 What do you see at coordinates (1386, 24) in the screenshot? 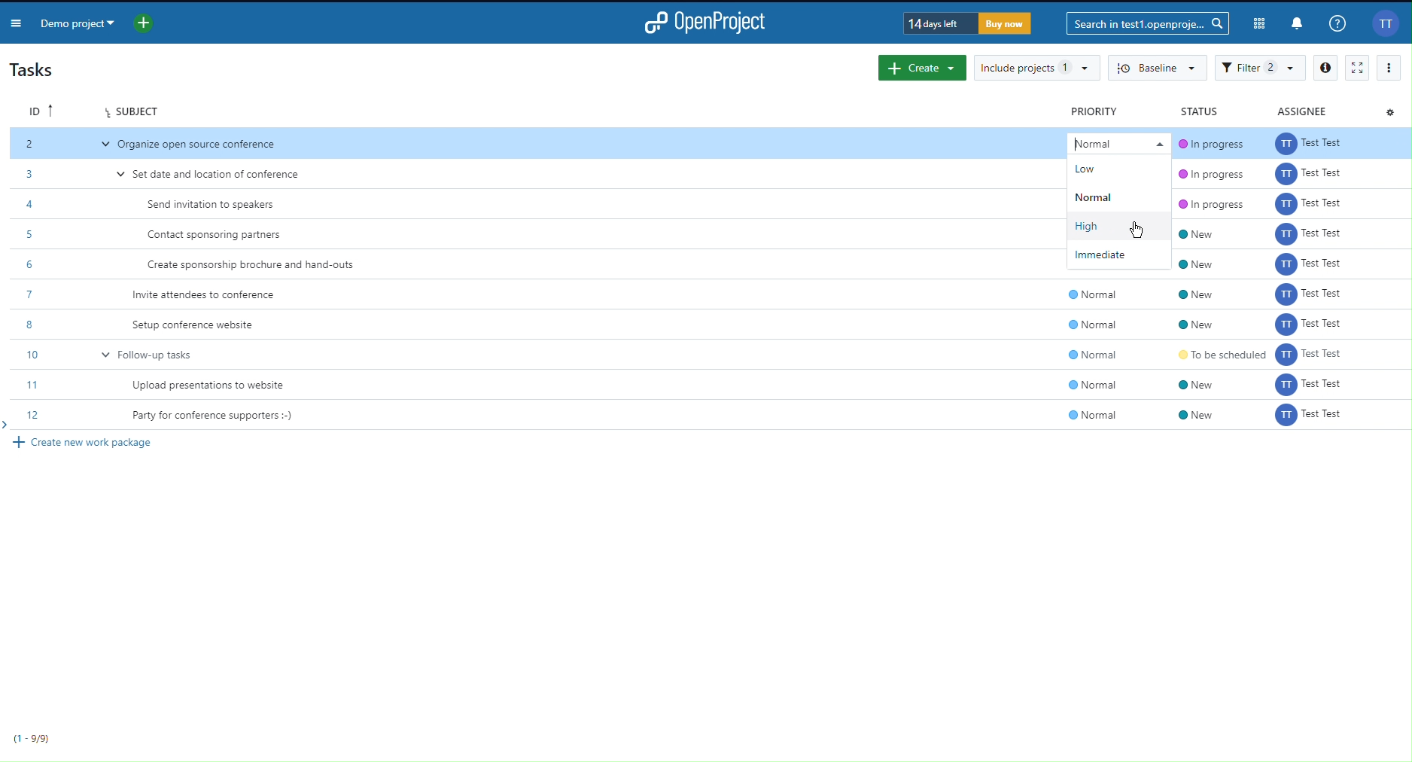
I see `Account` at bounding box center [1386, 24].